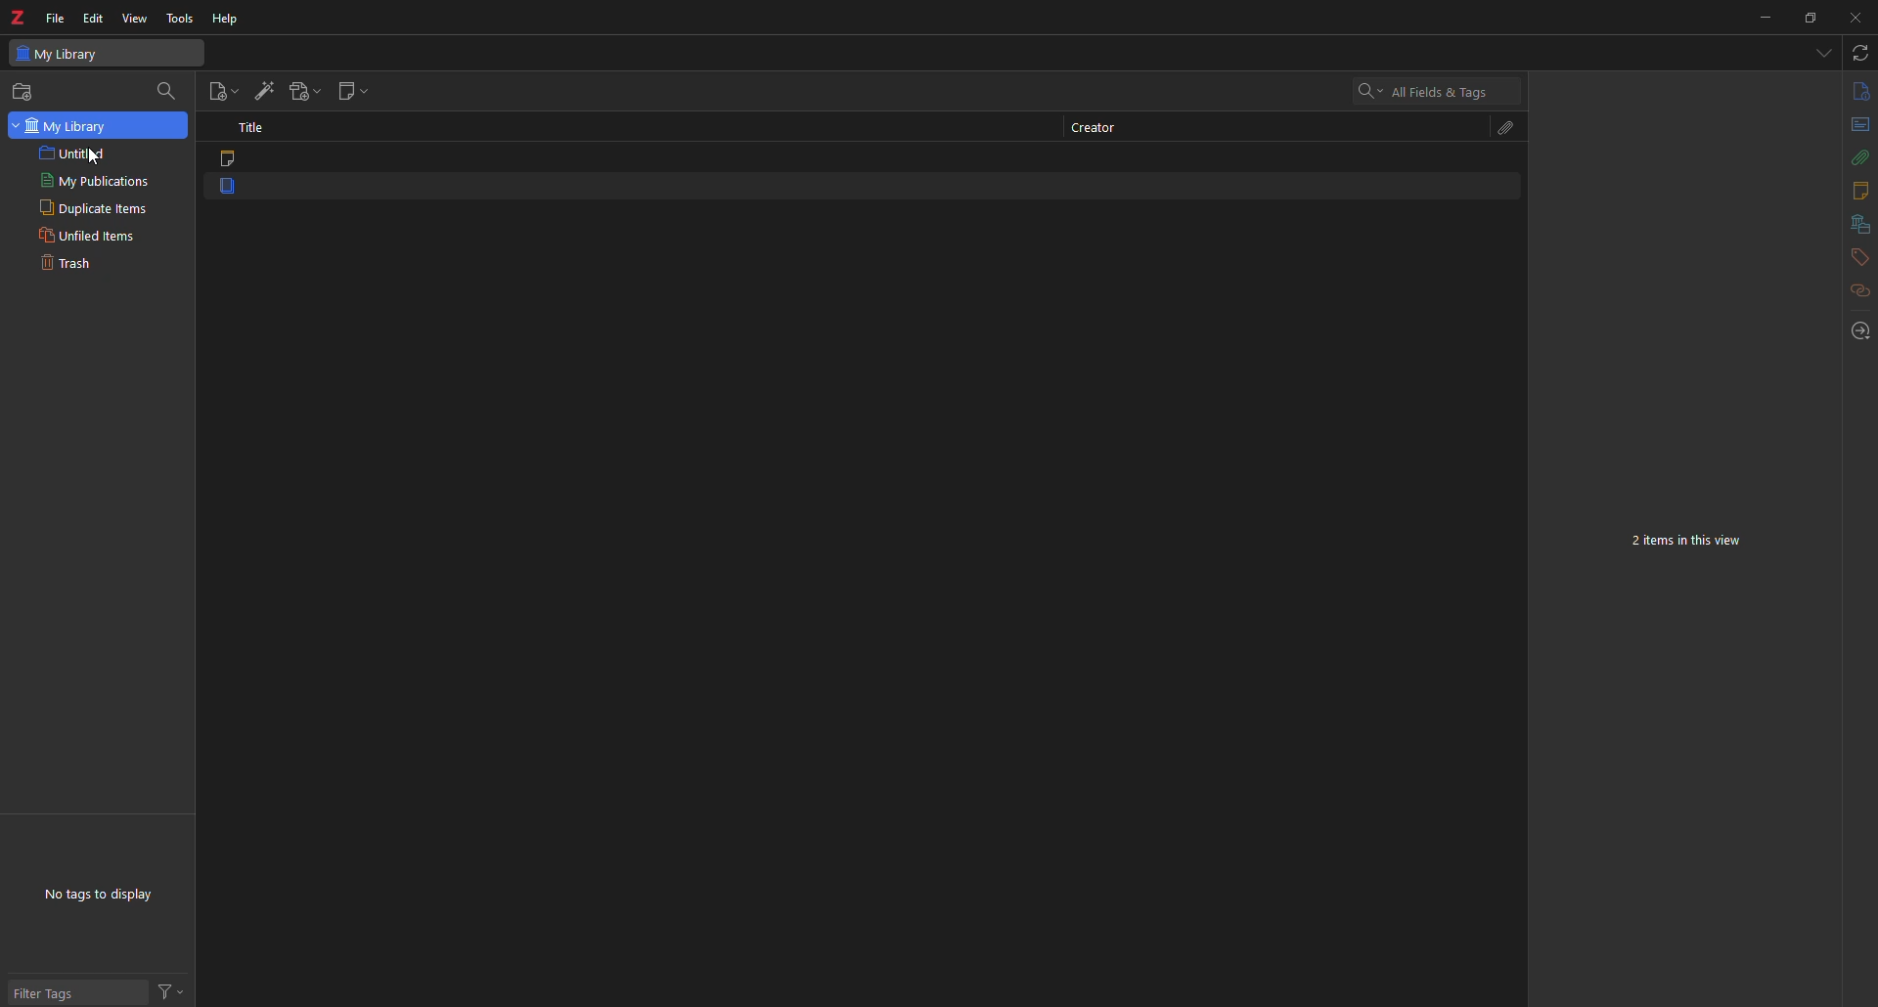  What do you see at coordinates (183, 15) in the screenshot?
I see `tools` at bounding box center [183, 15].